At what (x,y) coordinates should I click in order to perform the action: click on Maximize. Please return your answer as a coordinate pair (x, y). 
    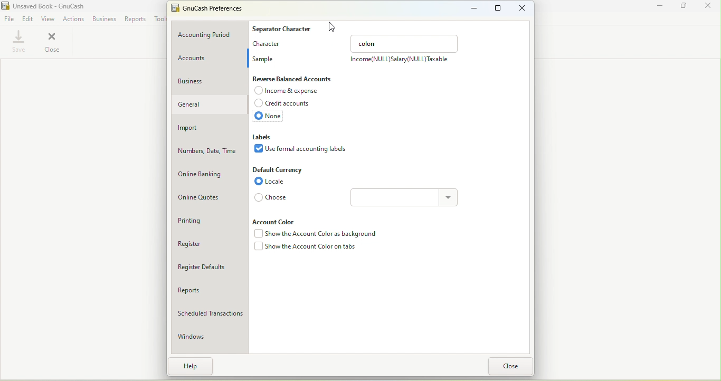
    Looking at the image, I should click on (687, 8).